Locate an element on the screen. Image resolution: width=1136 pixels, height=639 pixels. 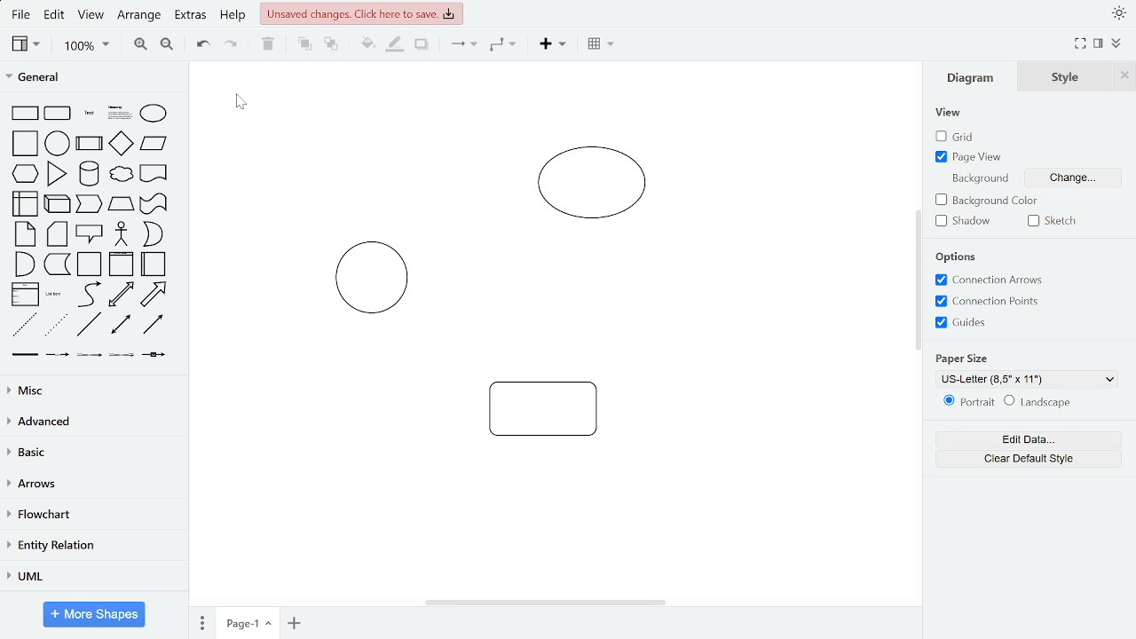
connection arrows is located at coordinates (989, 280).